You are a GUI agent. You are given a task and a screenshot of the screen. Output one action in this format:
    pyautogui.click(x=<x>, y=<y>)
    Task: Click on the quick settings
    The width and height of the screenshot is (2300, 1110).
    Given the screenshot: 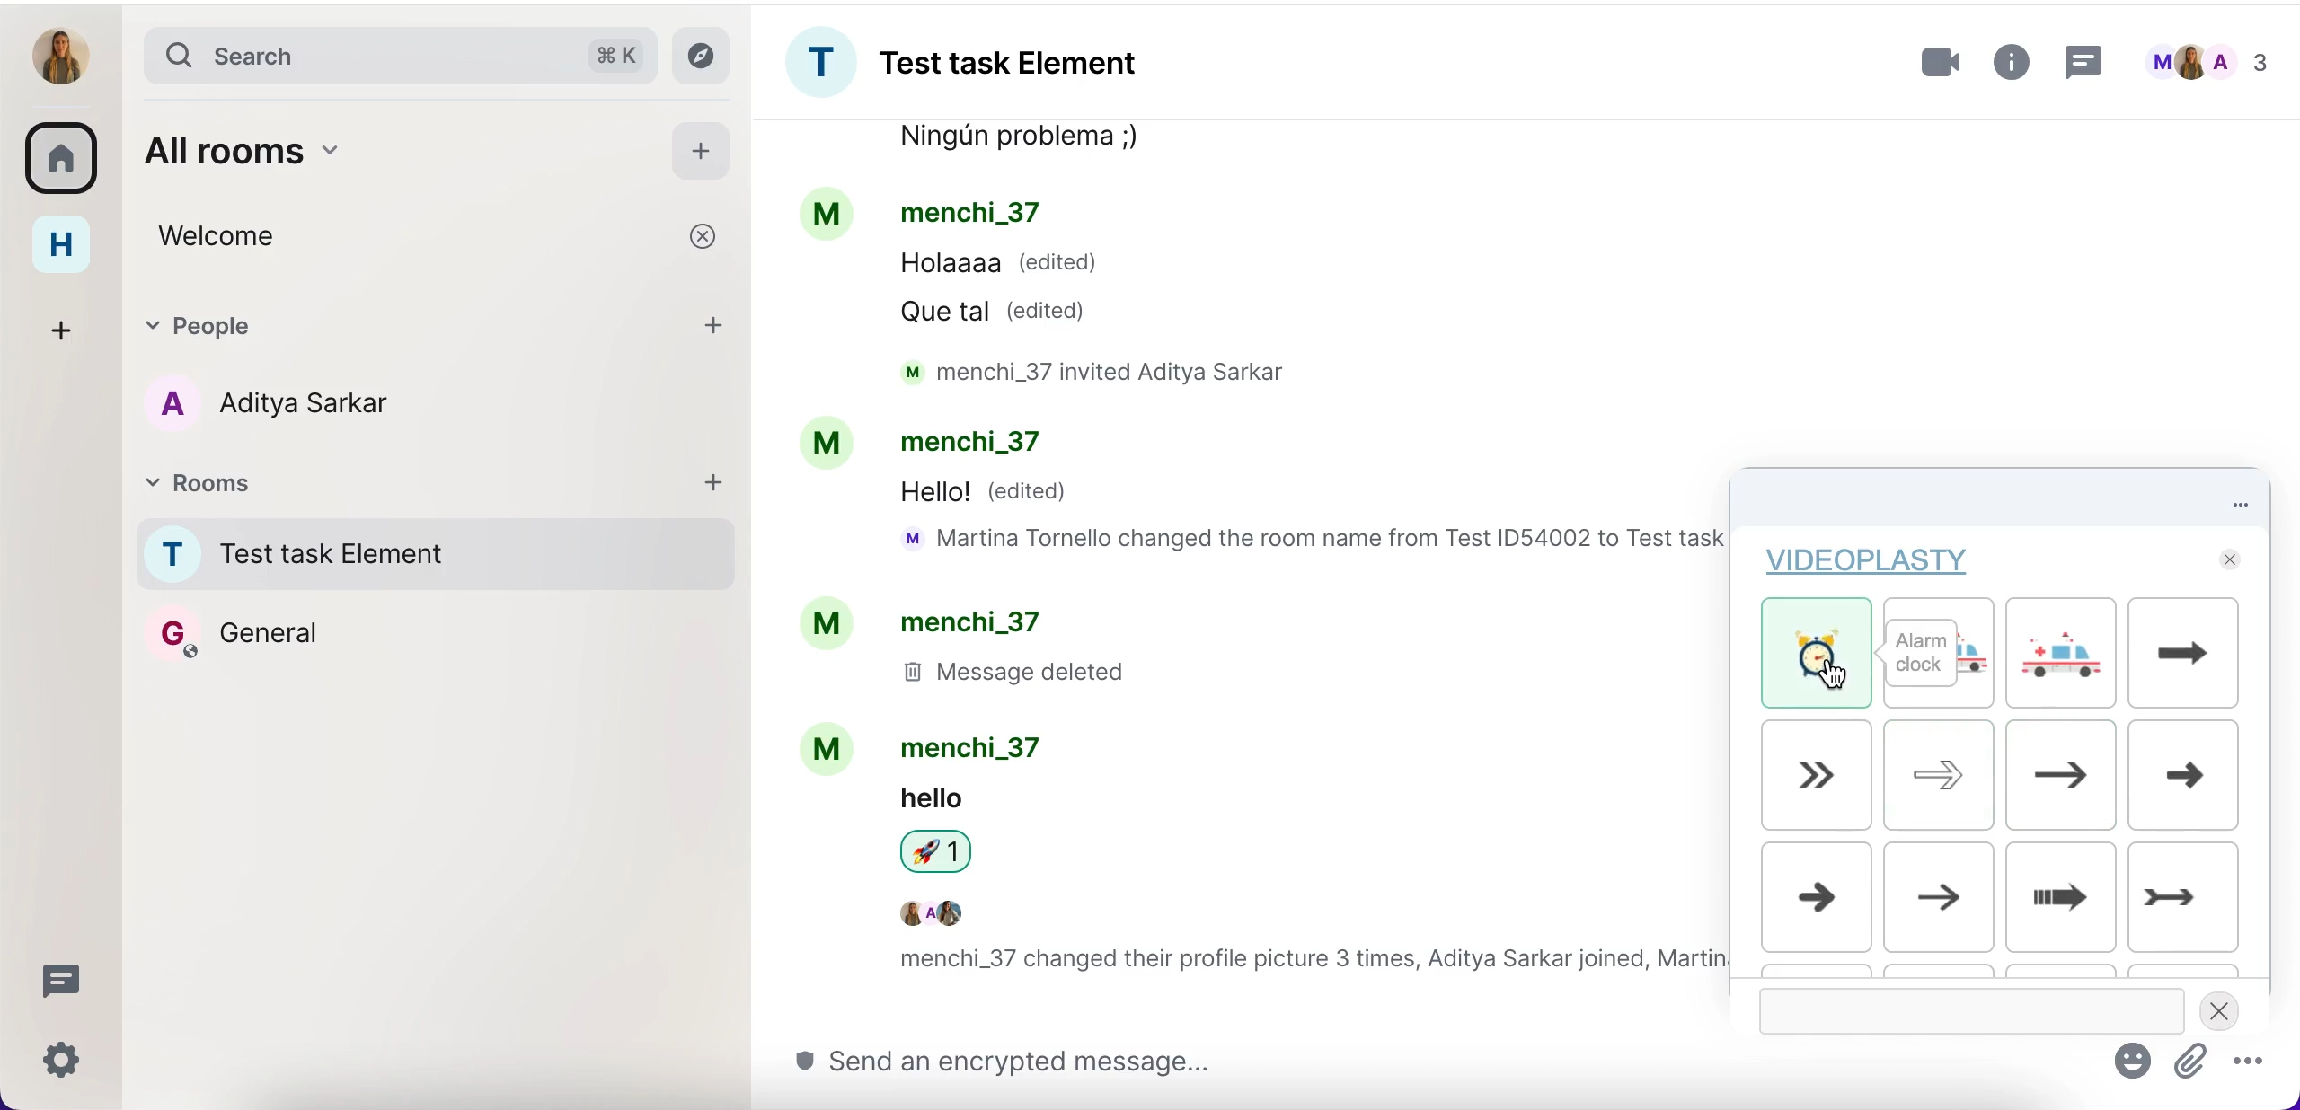 What is the action you would take?
    pyautogui.click(x=63, y=1060)
    